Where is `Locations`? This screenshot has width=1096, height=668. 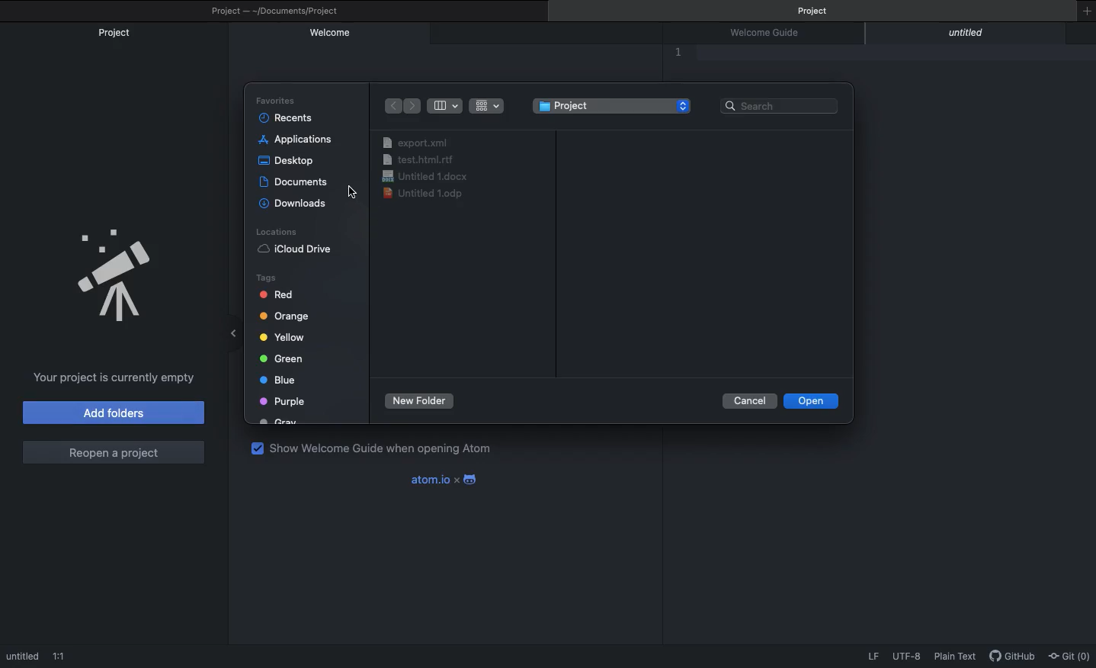 Locations is located at coordinates (274, 230).